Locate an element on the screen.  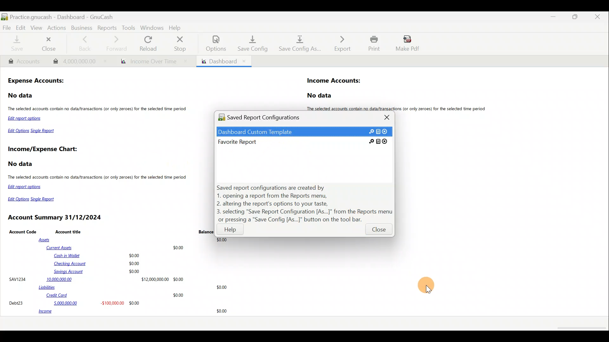
Print is located at coordinates (372, 43).